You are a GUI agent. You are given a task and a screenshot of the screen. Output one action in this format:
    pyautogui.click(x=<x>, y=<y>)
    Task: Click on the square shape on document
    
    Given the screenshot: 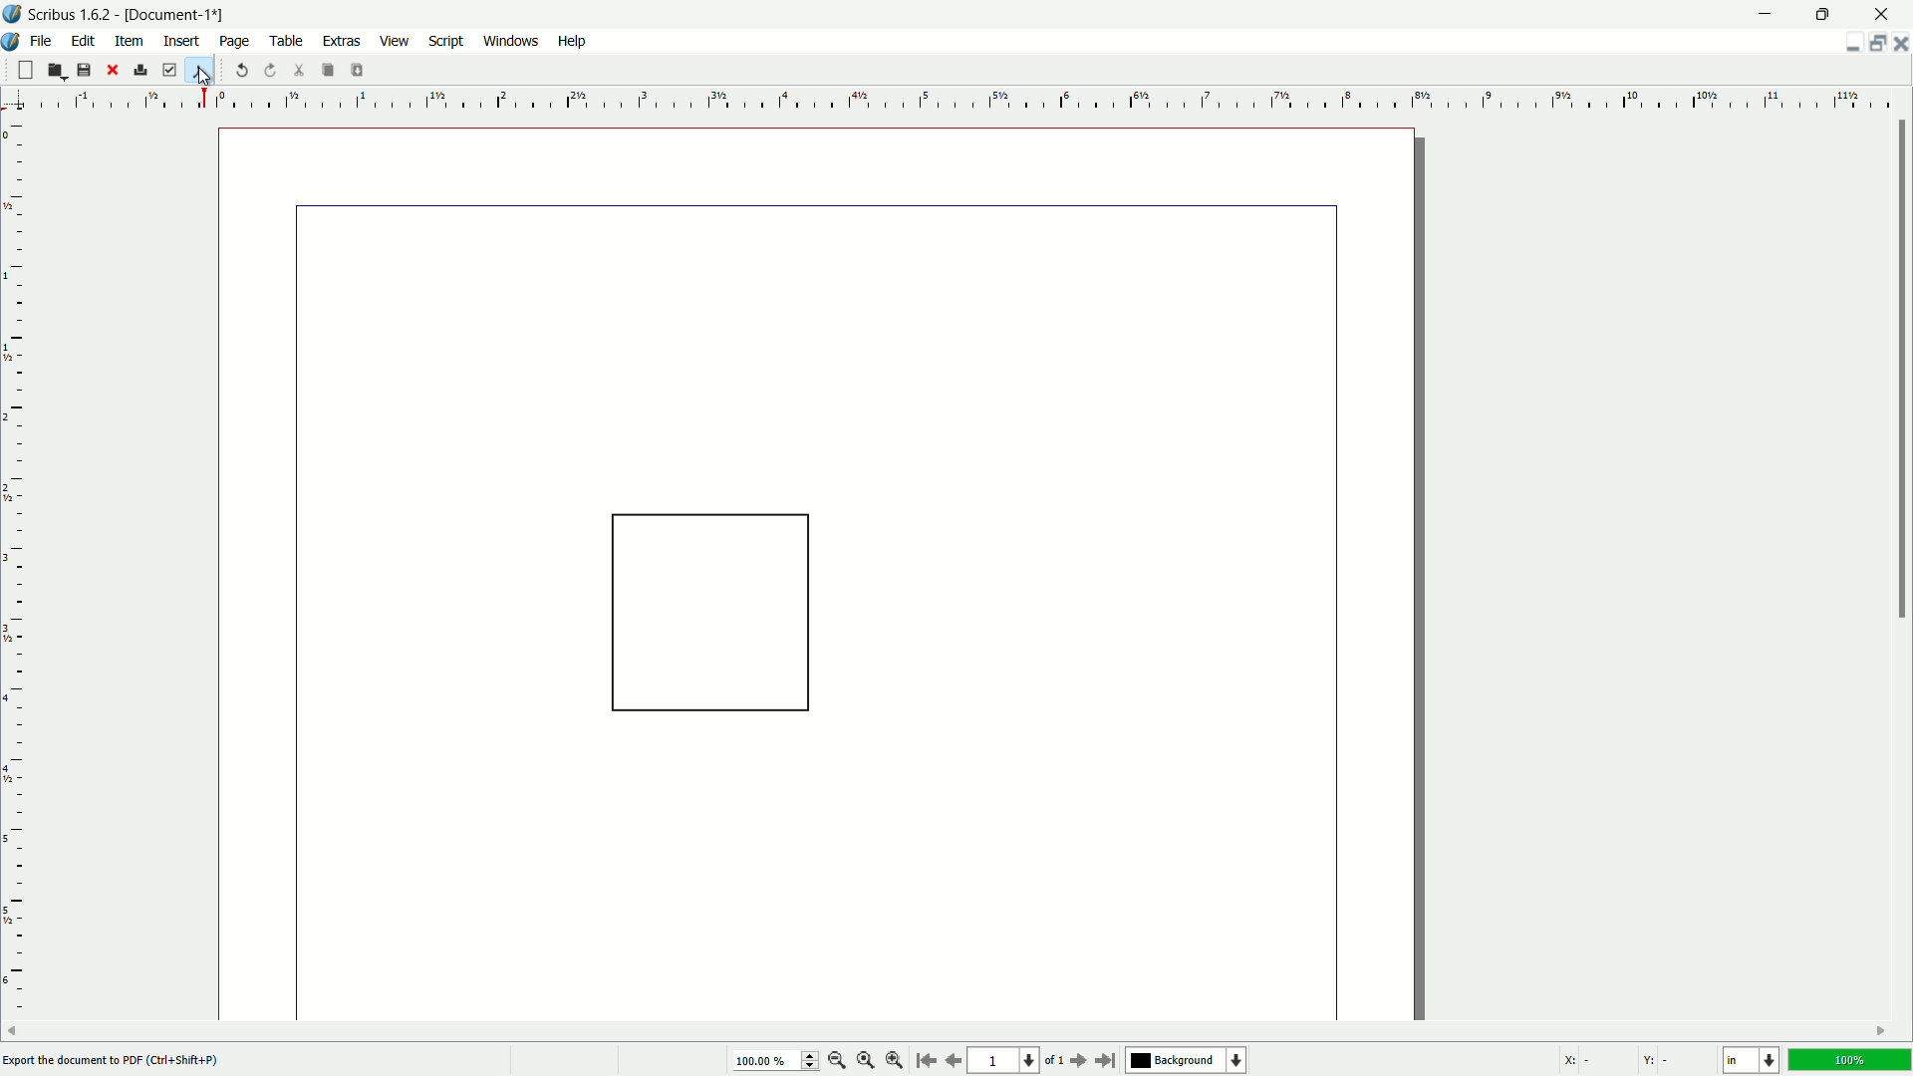 What is the action you would take?
    pyautogui.click(x=708, y=620)
    